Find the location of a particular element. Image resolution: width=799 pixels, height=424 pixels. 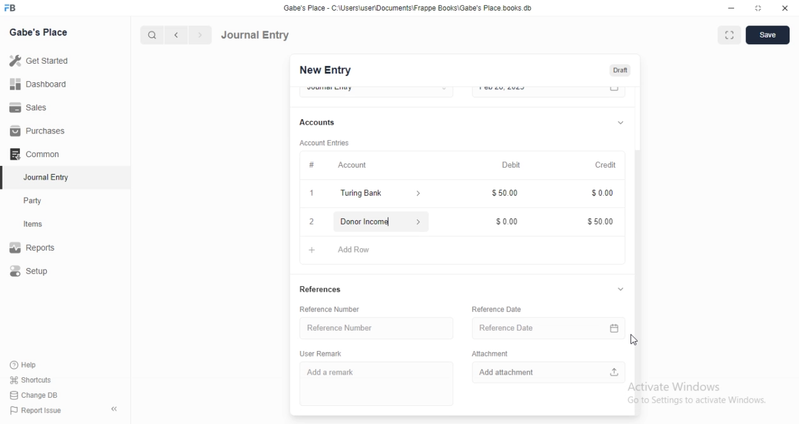

$5000 is located at coordinates (600, 222).